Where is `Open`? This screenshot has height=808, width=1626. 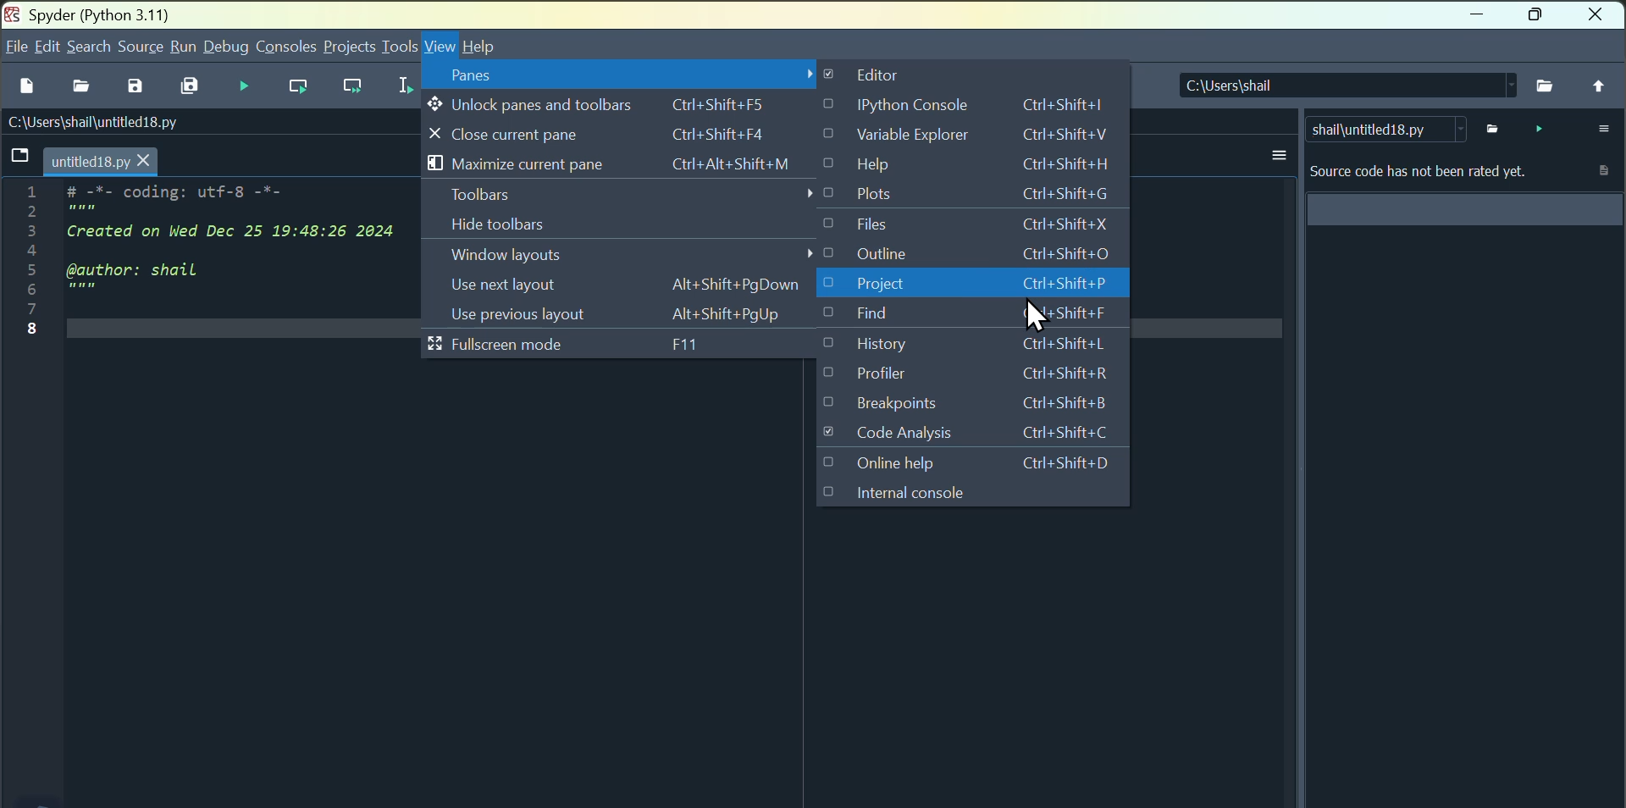 Open is located at coordinates (85, 92).